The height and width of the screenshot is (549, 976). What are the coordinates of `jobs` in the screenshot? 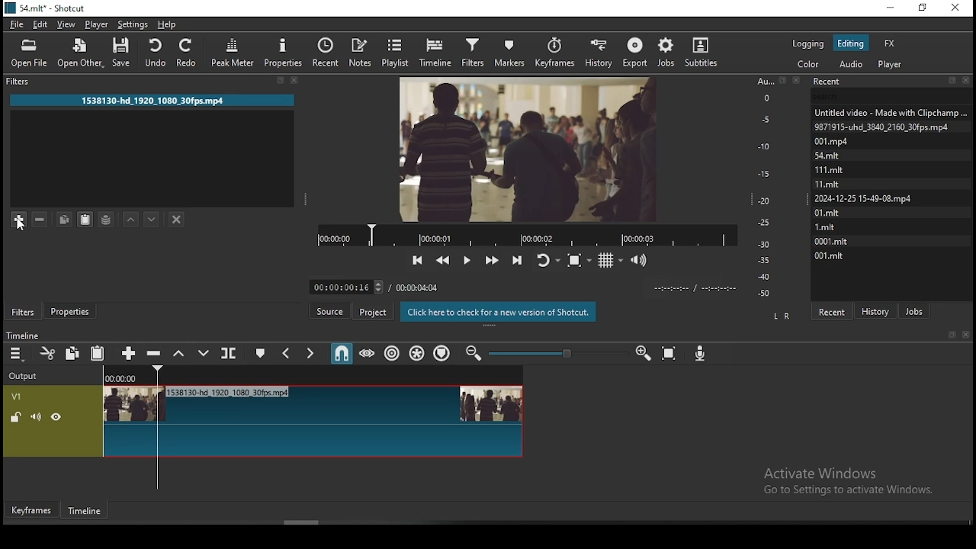 It's located at (913, 310).